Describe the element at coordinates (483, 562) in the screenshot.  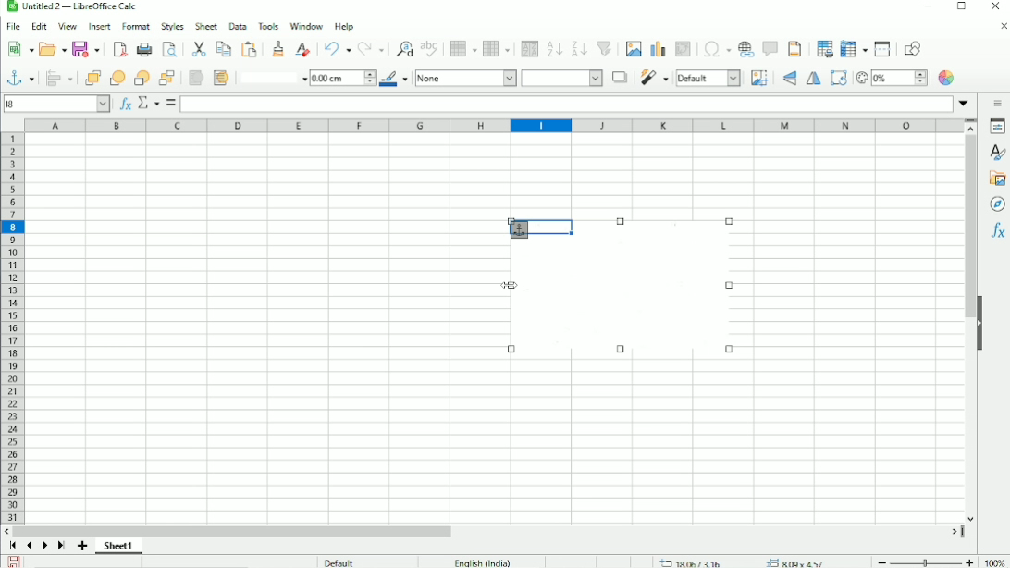
I see `Language` at that location.